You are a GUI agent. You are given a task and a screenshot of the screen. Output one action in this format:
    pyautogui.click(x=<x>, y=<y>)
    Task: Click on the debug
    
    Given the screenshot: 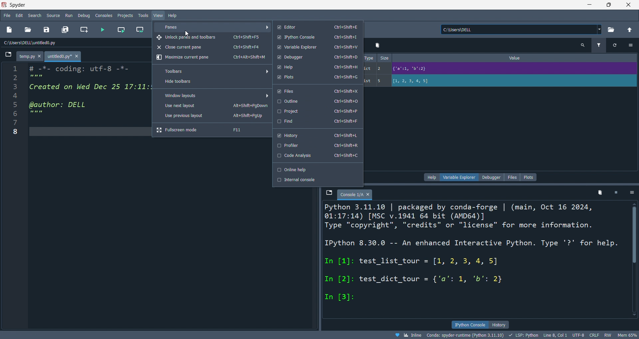 What is the action you would take?
    pyautogui.click(x=82, y=16)
    